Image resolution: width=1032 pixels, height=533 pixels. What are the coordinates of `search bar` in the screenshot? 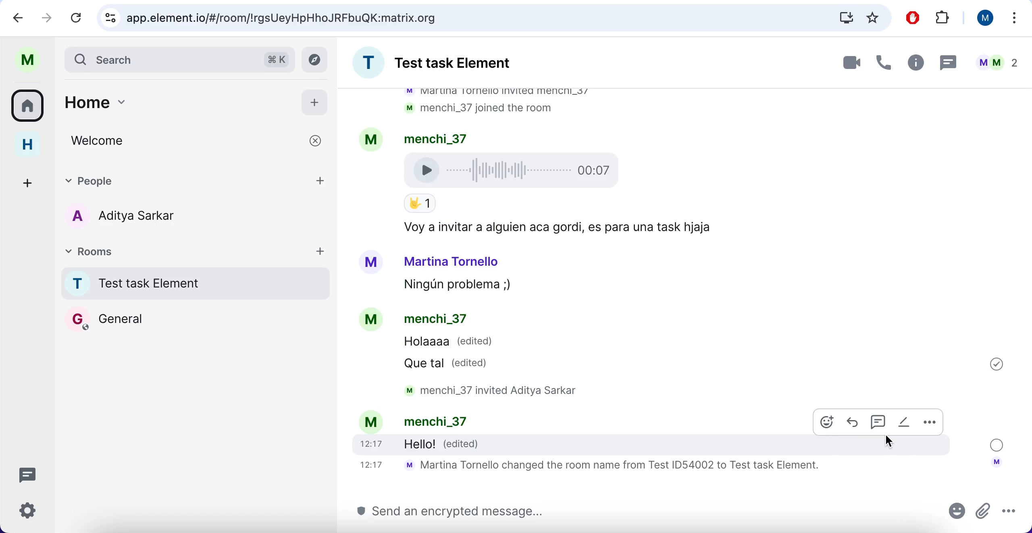 It's located at (457, 18).